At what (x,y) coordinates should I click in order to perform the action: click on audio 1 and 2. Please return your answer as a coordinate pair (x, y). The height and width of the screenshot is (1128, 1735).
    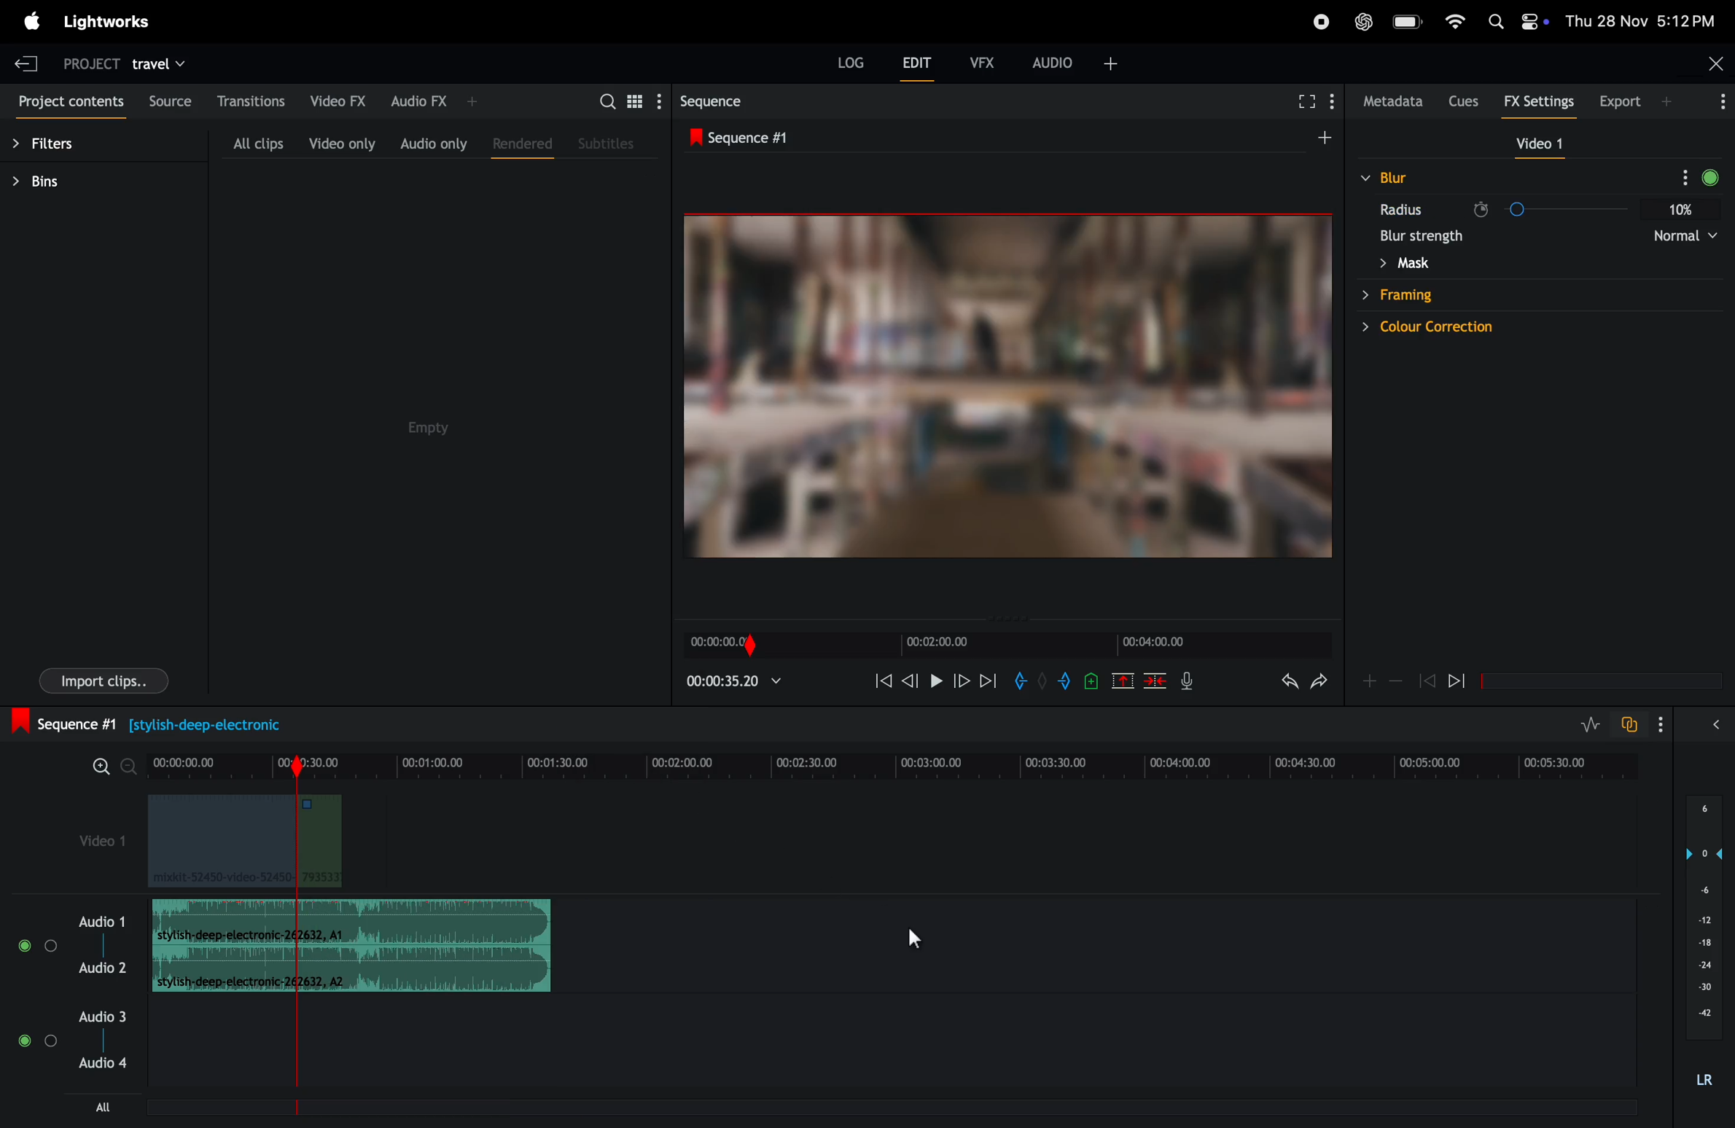
    Looking at the image, I should click on (102, 920).